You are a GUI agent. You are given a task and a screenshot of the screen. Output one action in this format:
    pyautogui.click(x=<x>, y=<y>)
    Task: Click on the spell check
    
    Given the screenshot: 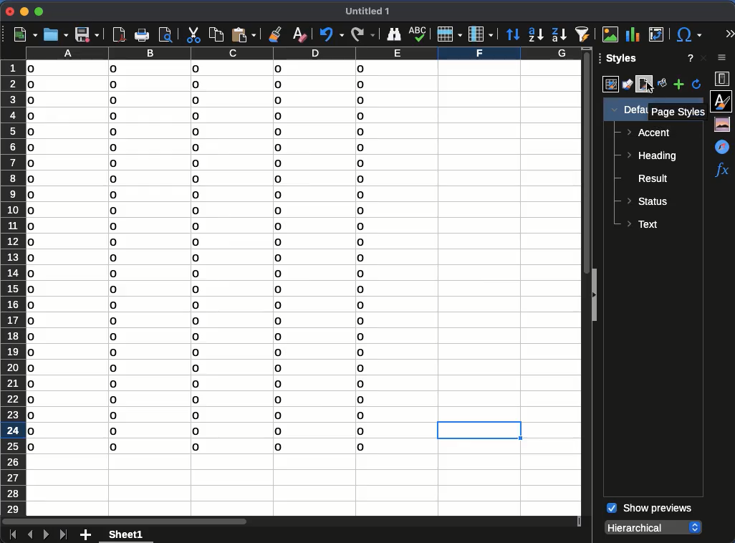 What is the action you would take?
    pyautogui.click(x=418, y=34)
    